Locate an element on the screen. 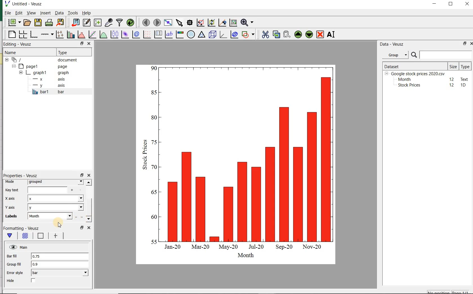 The image size is (473, 294). import data into Veusz is located at coordinates (74, 23).